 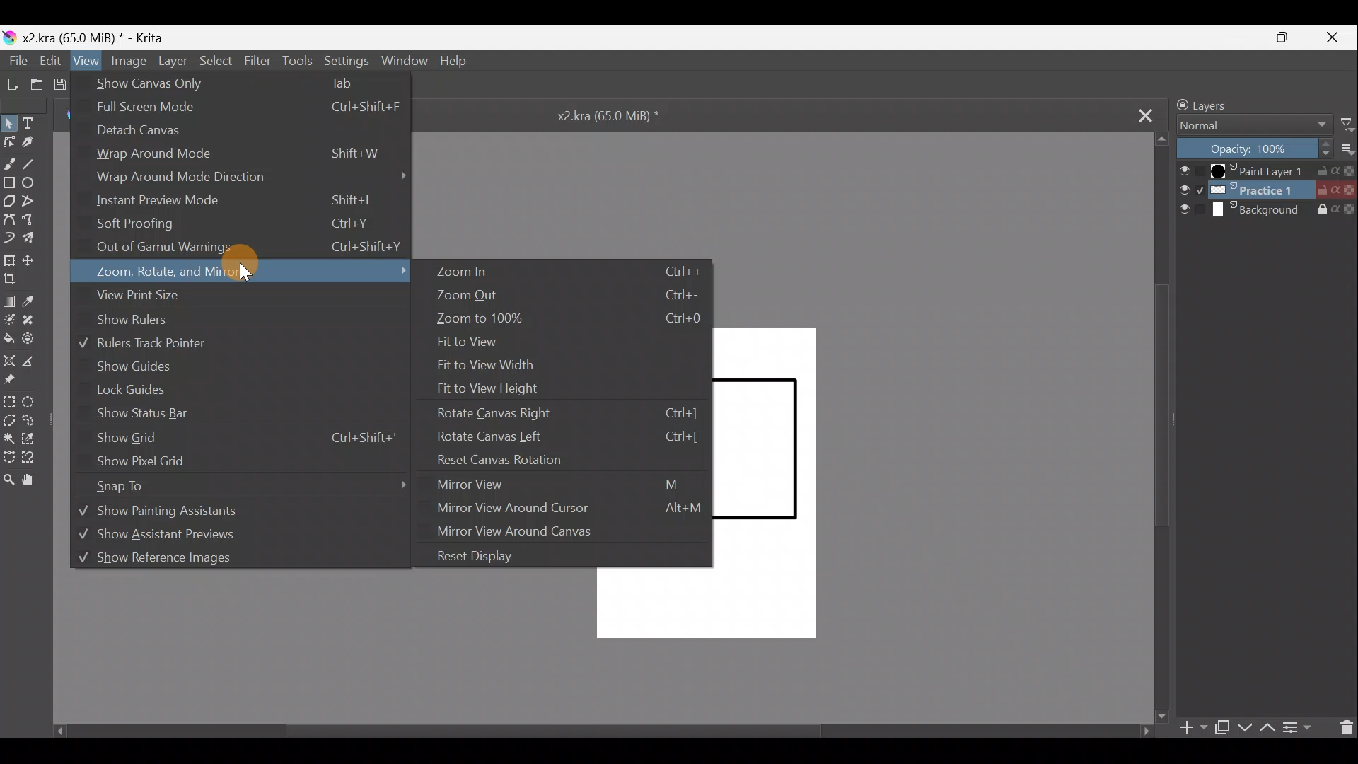 What do you see at coordinates (239, 83) in the screenshot?
I see `Show canvas only` at bounding box center [239, 83].